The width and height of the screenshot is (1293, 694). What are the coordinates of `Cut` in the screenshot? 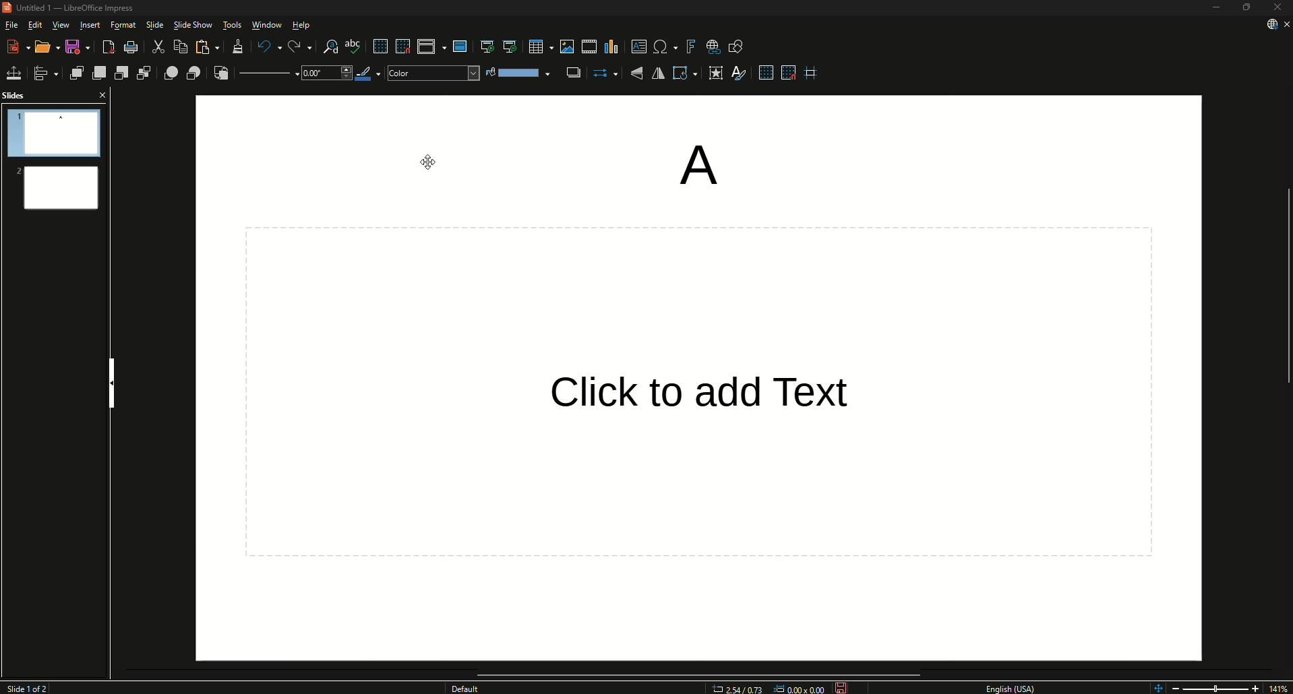 It's located at (155, 47).